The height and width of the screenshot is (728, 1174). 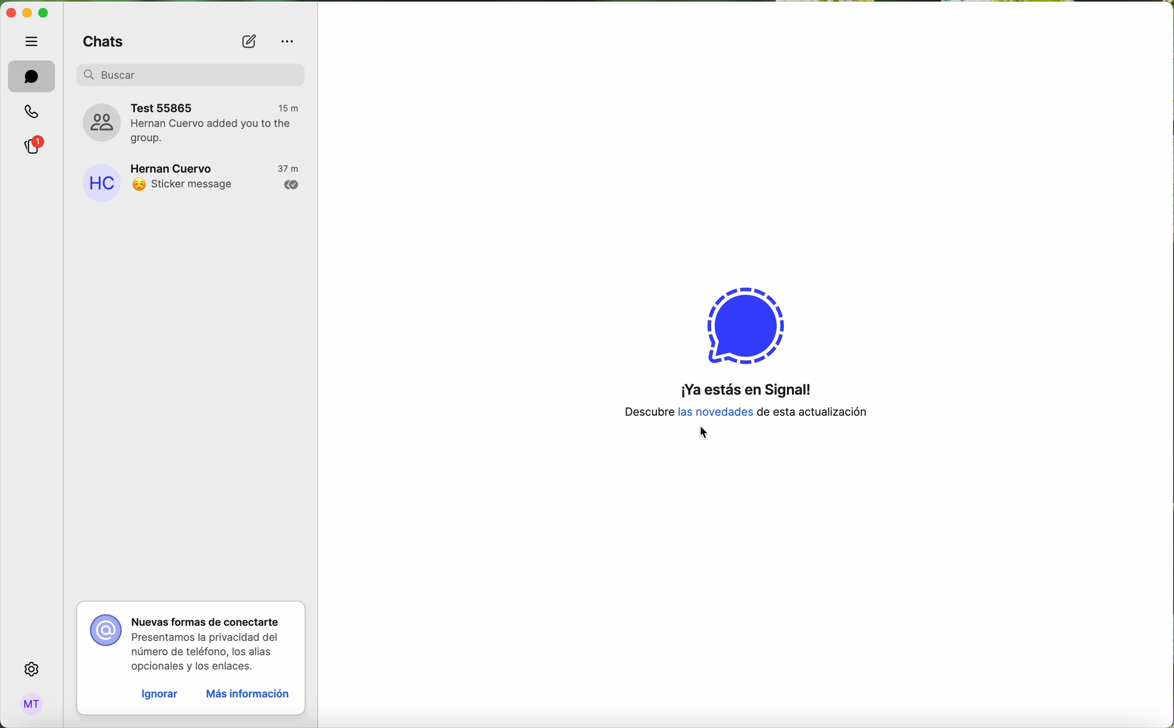 I want to click on click on settings, so click(x=32, y=670).